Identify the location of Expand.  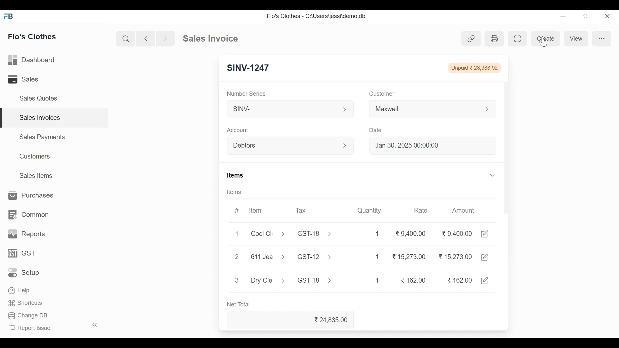
(346, 145).